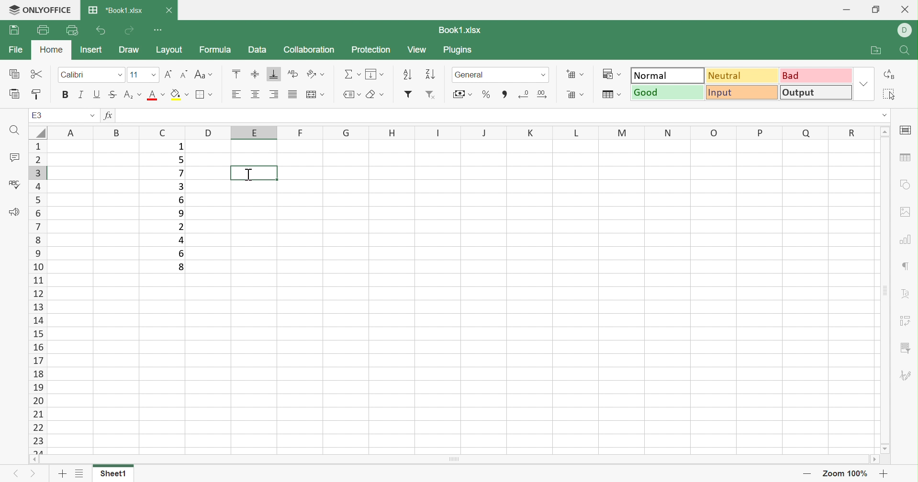 This screenshot has width=918, height=482. Describe the element at coordinates (458, 51) in the screenshot. I see `Plugins` at that location.